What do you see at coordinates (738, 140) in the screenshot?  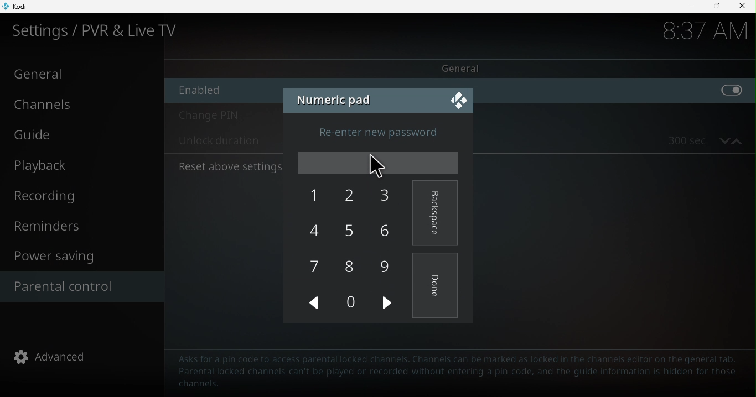 I see `increase` at bounding box center [738, 140].